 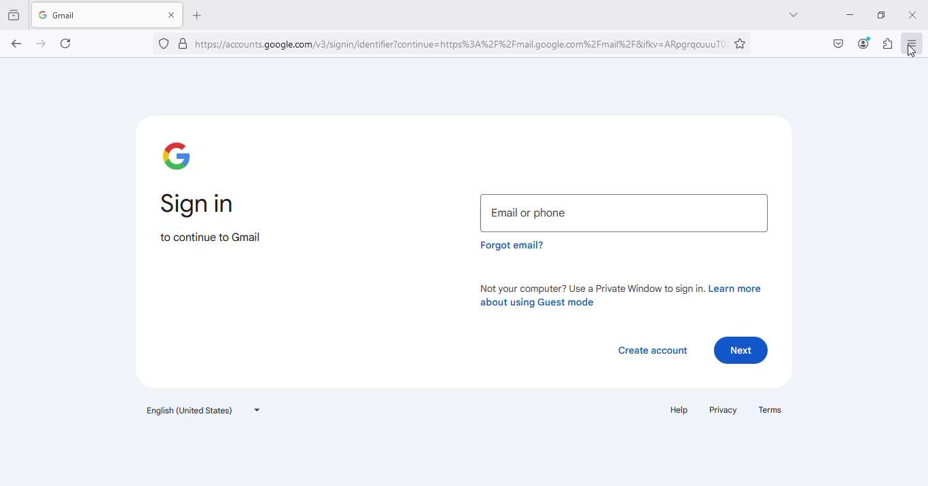 What do you see at coordinates (204, 410) in the screenshot?
I see `text language` at bounding box center [204, 410].